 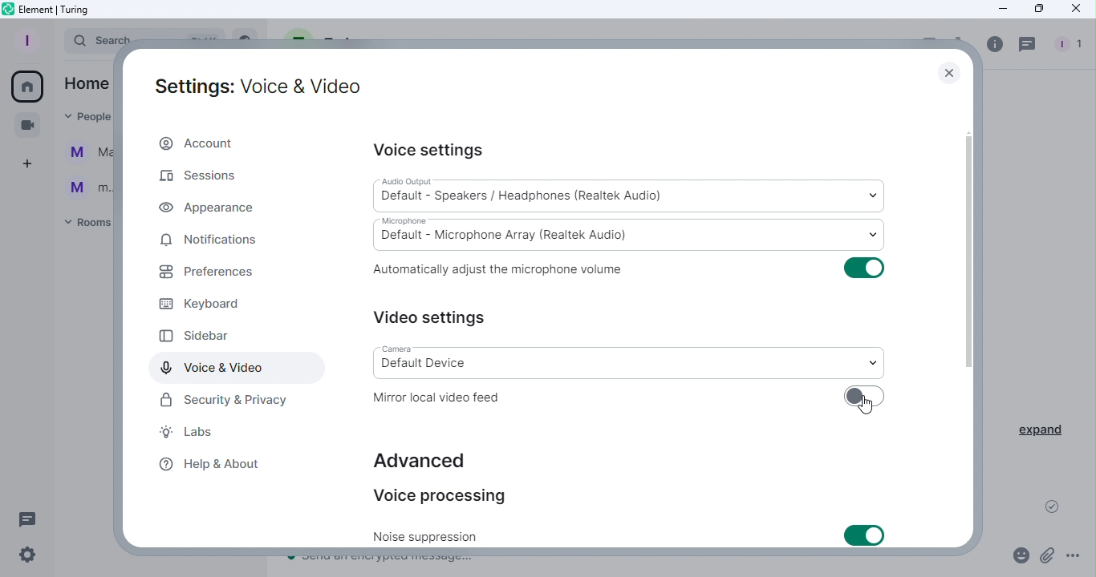 I want to click on More options, so click(x=1076, y=559).